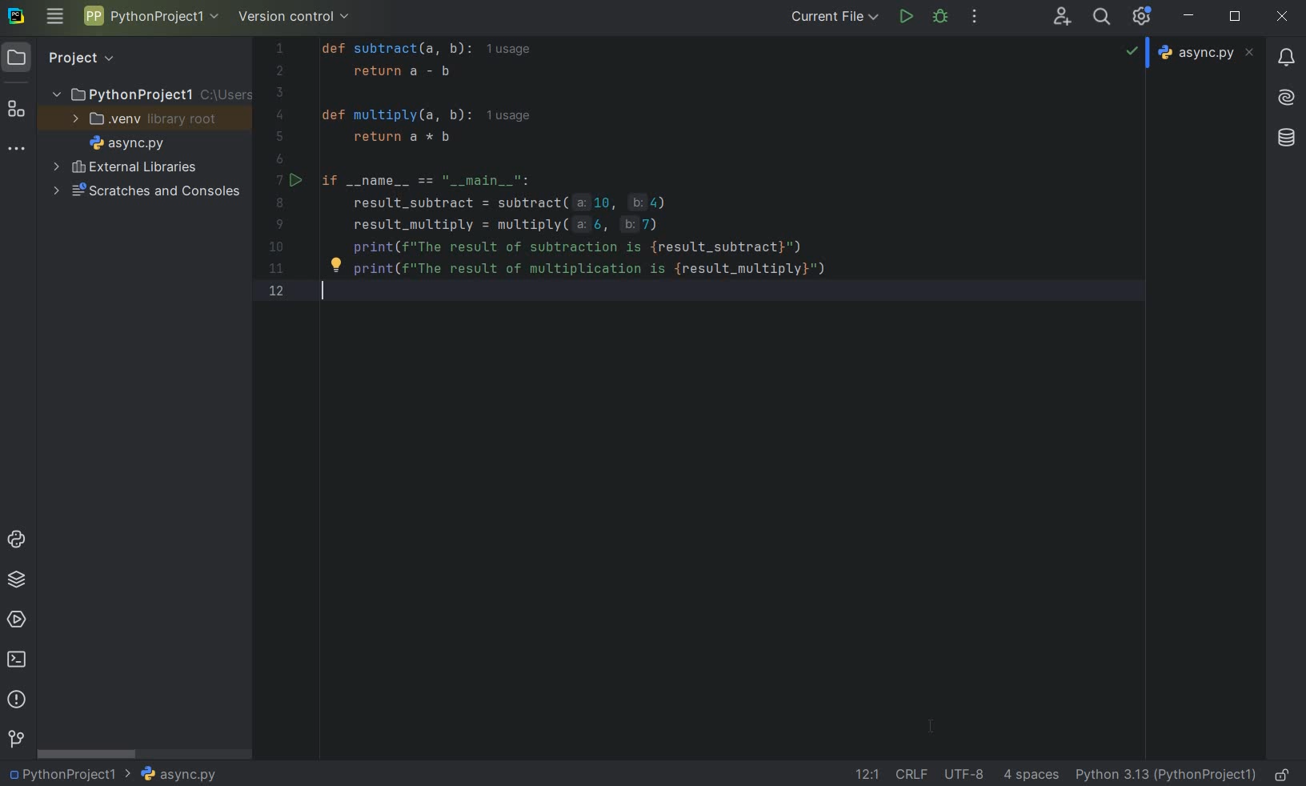 Image resolution: width=1306 pixels, height=786 pixels. What do you see at coordinates (126, 146) in the screenshot?
I see `file name` at bounding box center [126, 146].